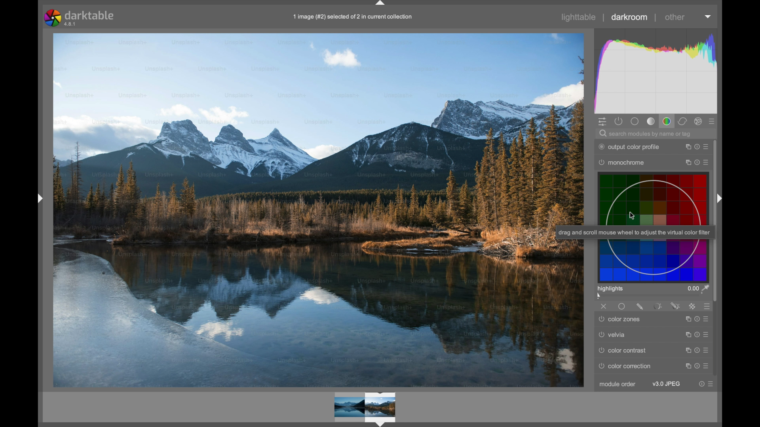 This screenshot has width=760, height=427. I want to click on parametric mask, so click(658, 306).